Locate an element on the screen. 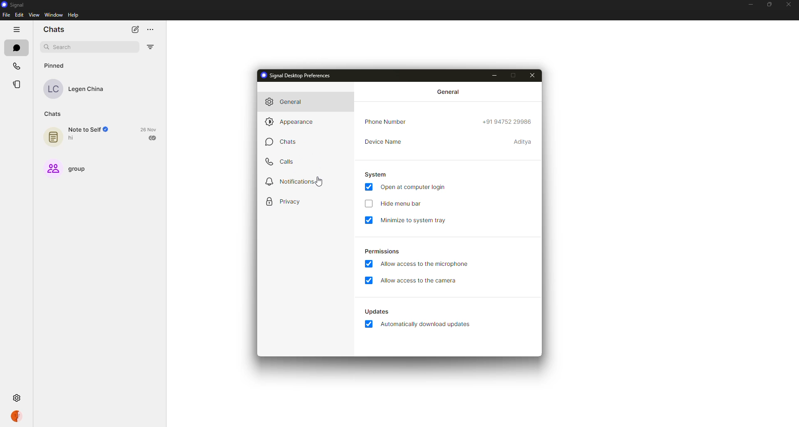 This screenshot has width=799, height=427. hide menu bar is located at coordinates (405, 204).